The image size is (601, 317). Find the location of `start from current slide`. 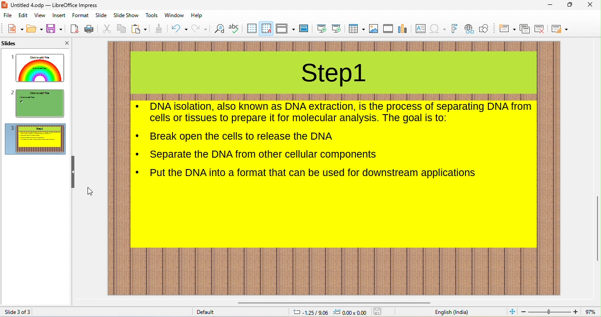

start from current slide is located at coordinates (336, 29).